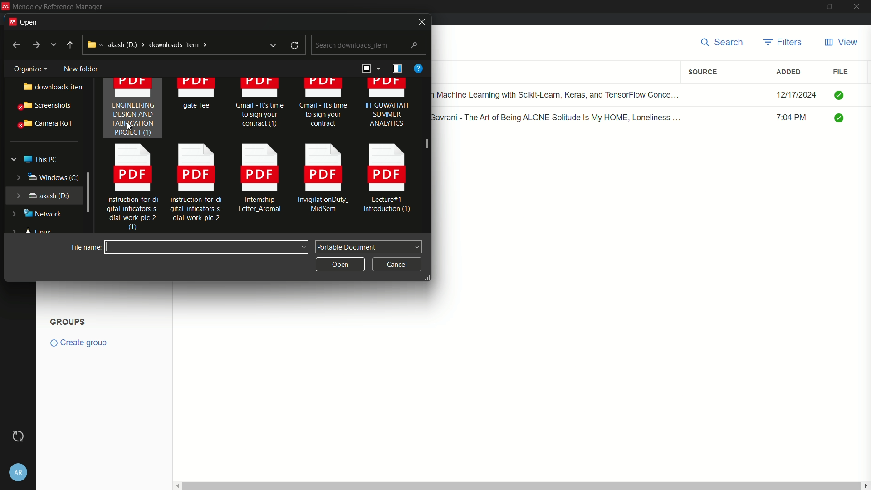  I want to click on this pc, so click(40, 157).